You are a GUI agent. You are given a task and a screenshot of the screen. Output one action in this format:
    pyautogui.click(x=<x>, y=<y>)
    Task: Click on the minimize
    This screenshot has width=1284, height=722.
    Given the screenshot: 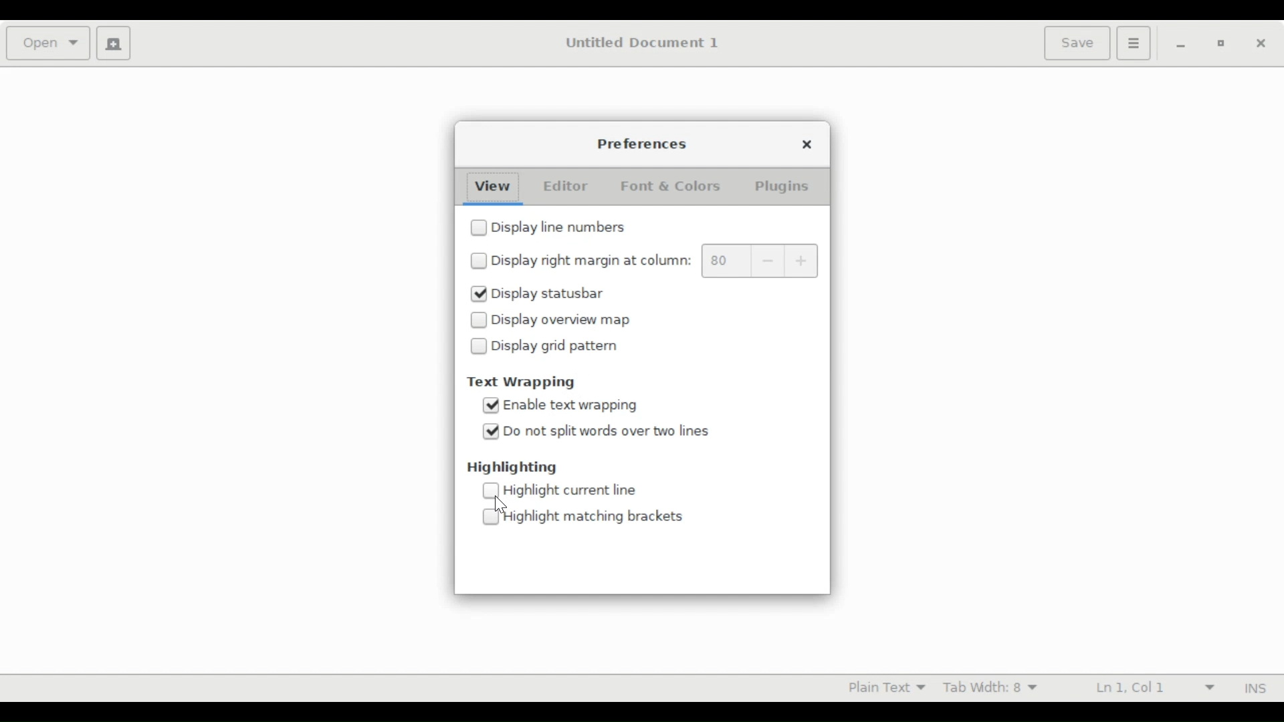 What is the action you would take?
    pyautogui.click(x=1180, y=46)
    